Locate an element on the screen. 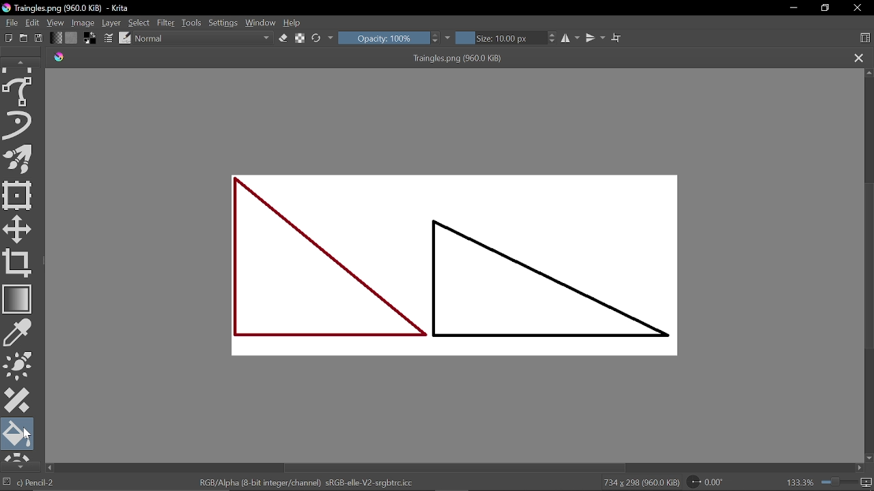 The image size is (874, 491). Opacity: 100% is located at coordinates (389, 39).